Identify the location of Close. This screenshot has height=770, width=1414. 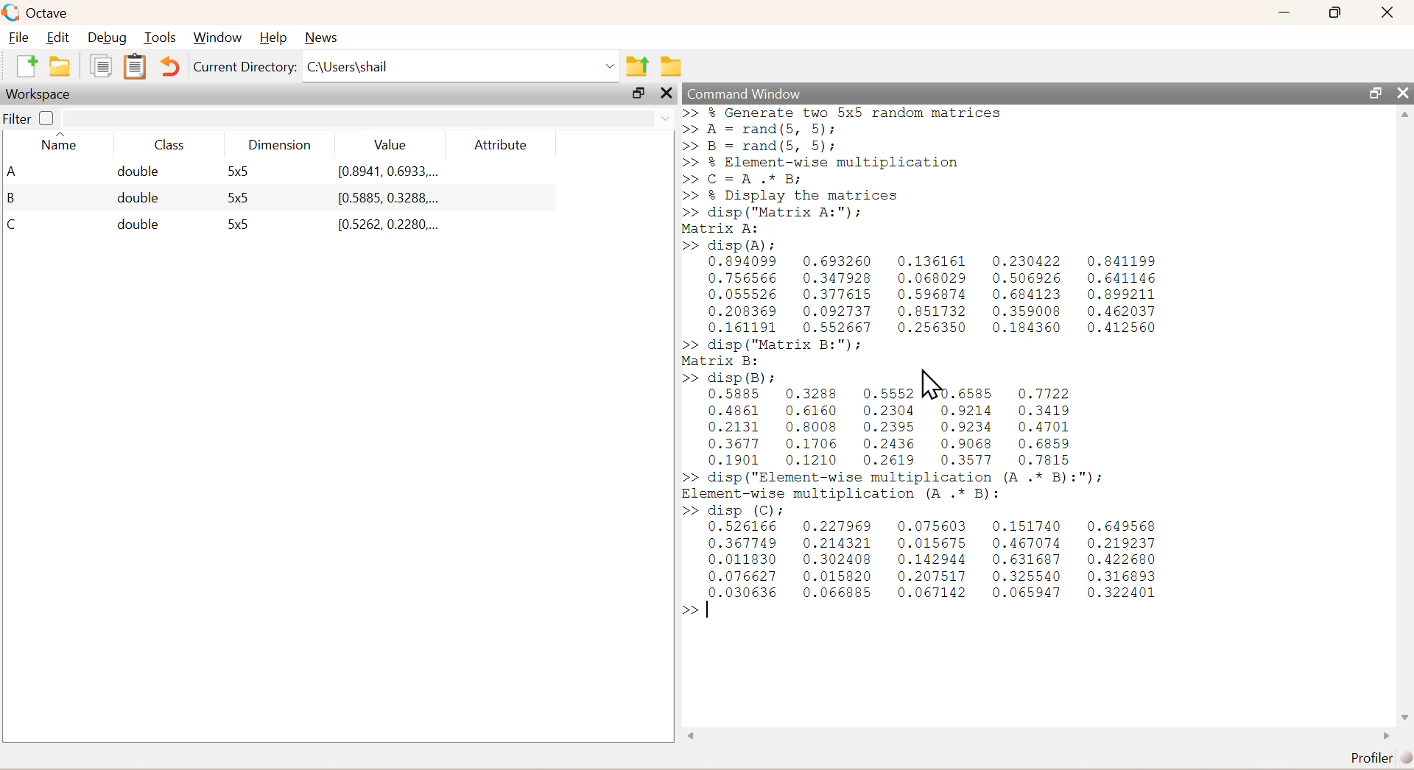
(1401, 90).